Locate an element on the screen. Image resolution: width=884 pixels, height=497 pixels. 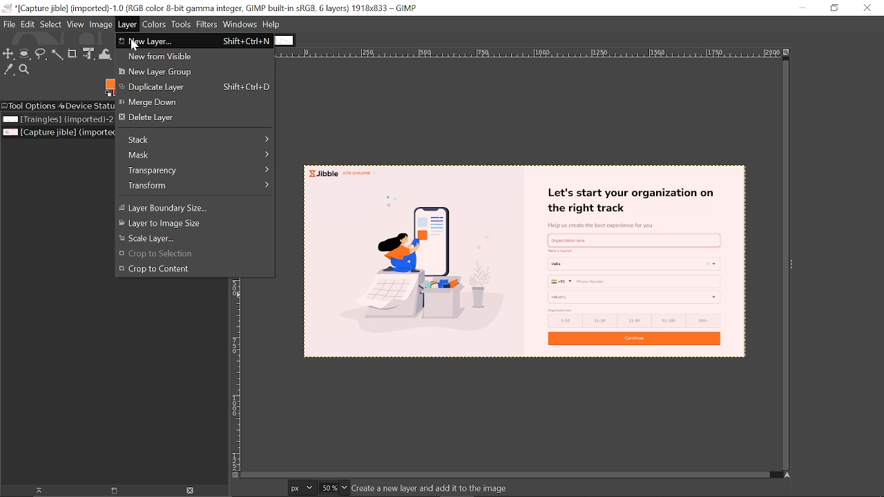
create a new layer and add it to the image is located at coordinates (439, 487).